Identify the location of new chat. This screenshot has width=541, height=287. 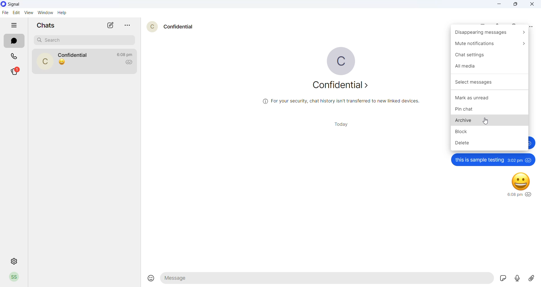
(111, 25).